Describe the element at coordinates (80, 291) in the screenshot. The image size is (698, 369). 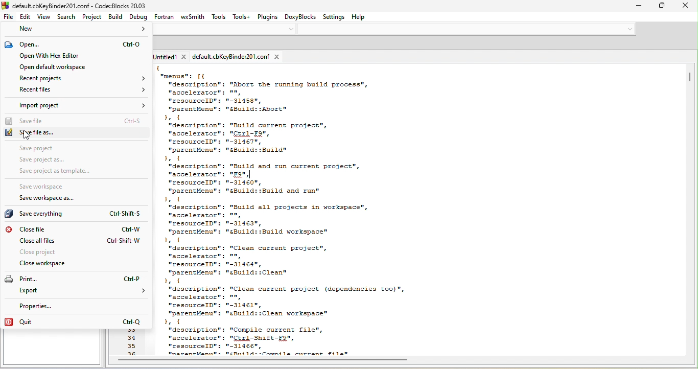
I see `export` at that location.